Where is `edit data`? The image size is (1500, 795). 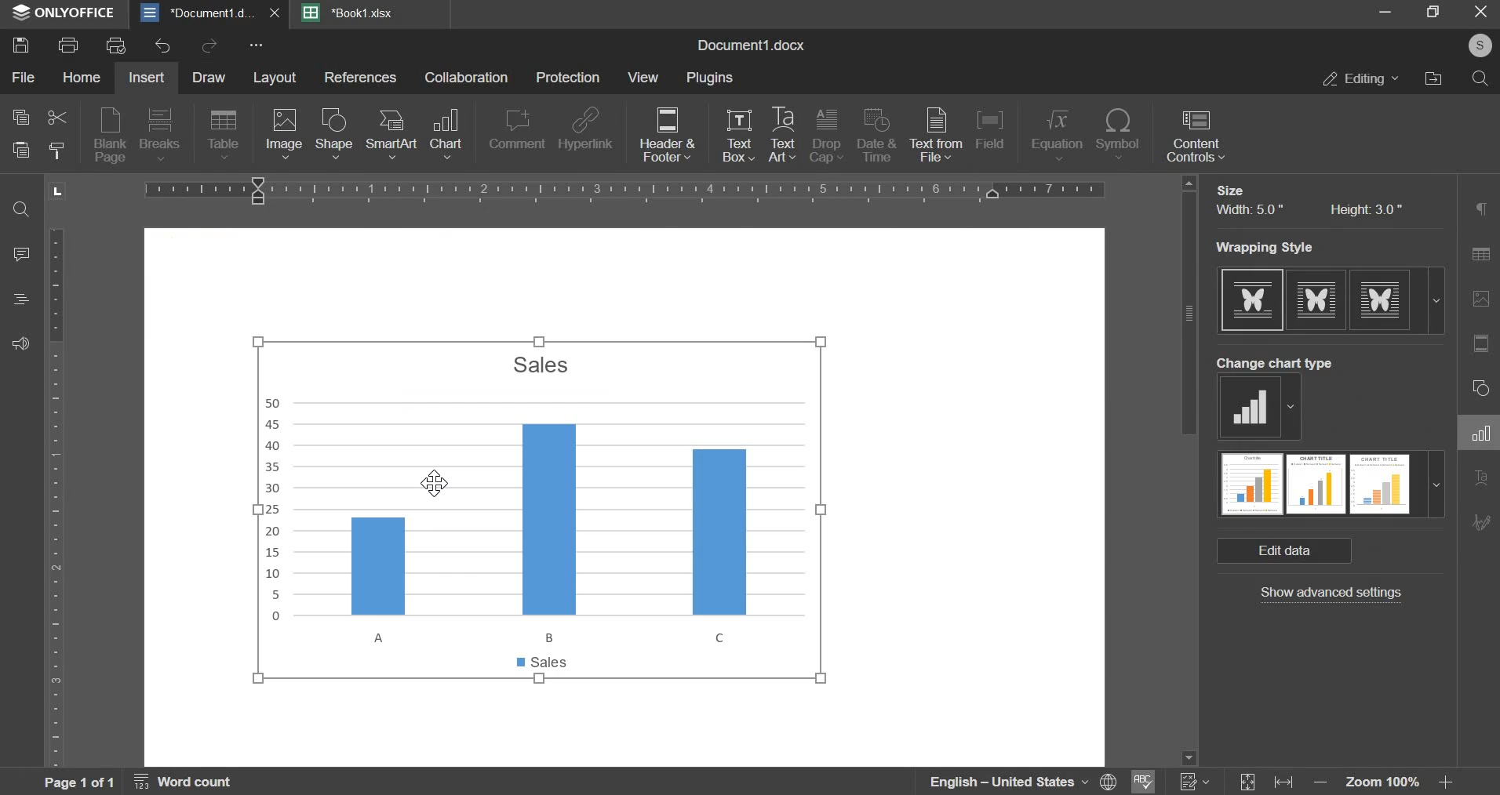 edit data is located at coordinates (1285, 551).